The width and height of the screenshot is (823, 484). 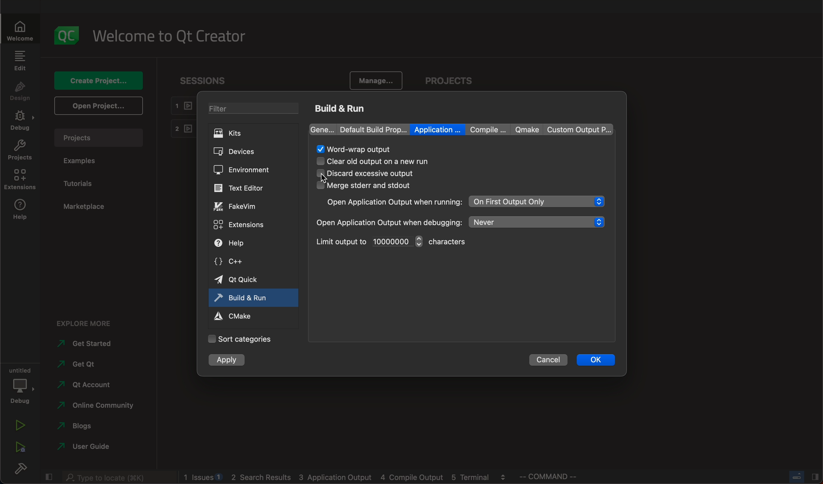 What do you see at coordinates (86, 323) in the screenshot?
I see `explore` at bounding box center [86, 323].